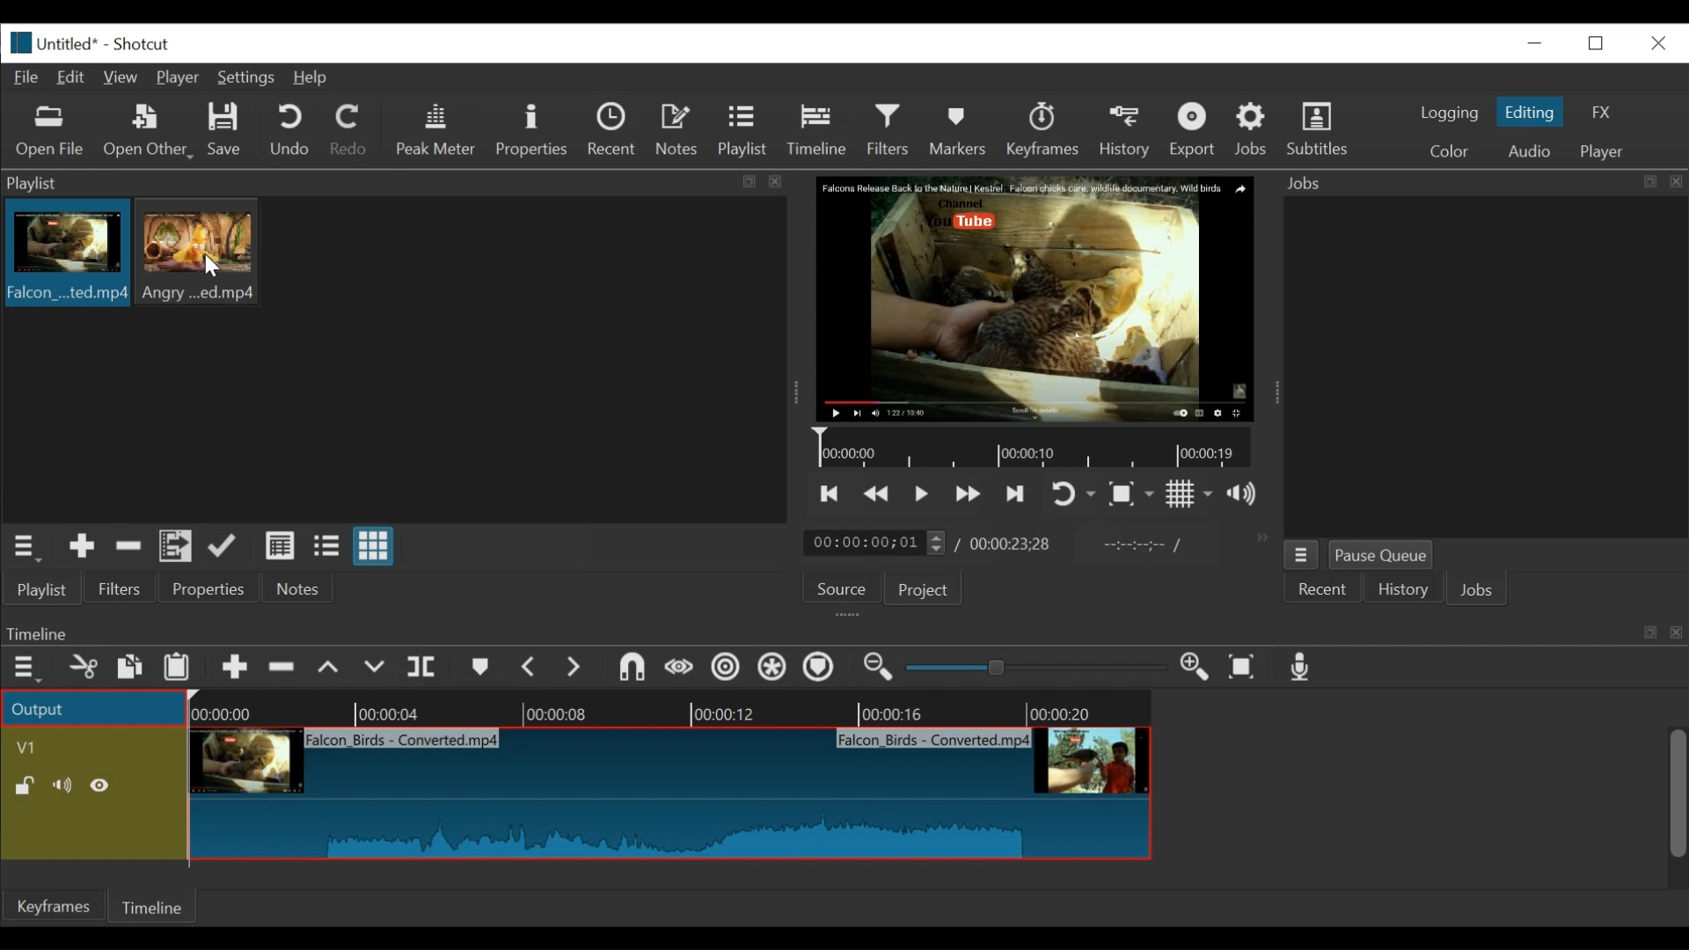  Describe the element at coordinates (893, 130) in the screenshot. I see `Filters` at that location.